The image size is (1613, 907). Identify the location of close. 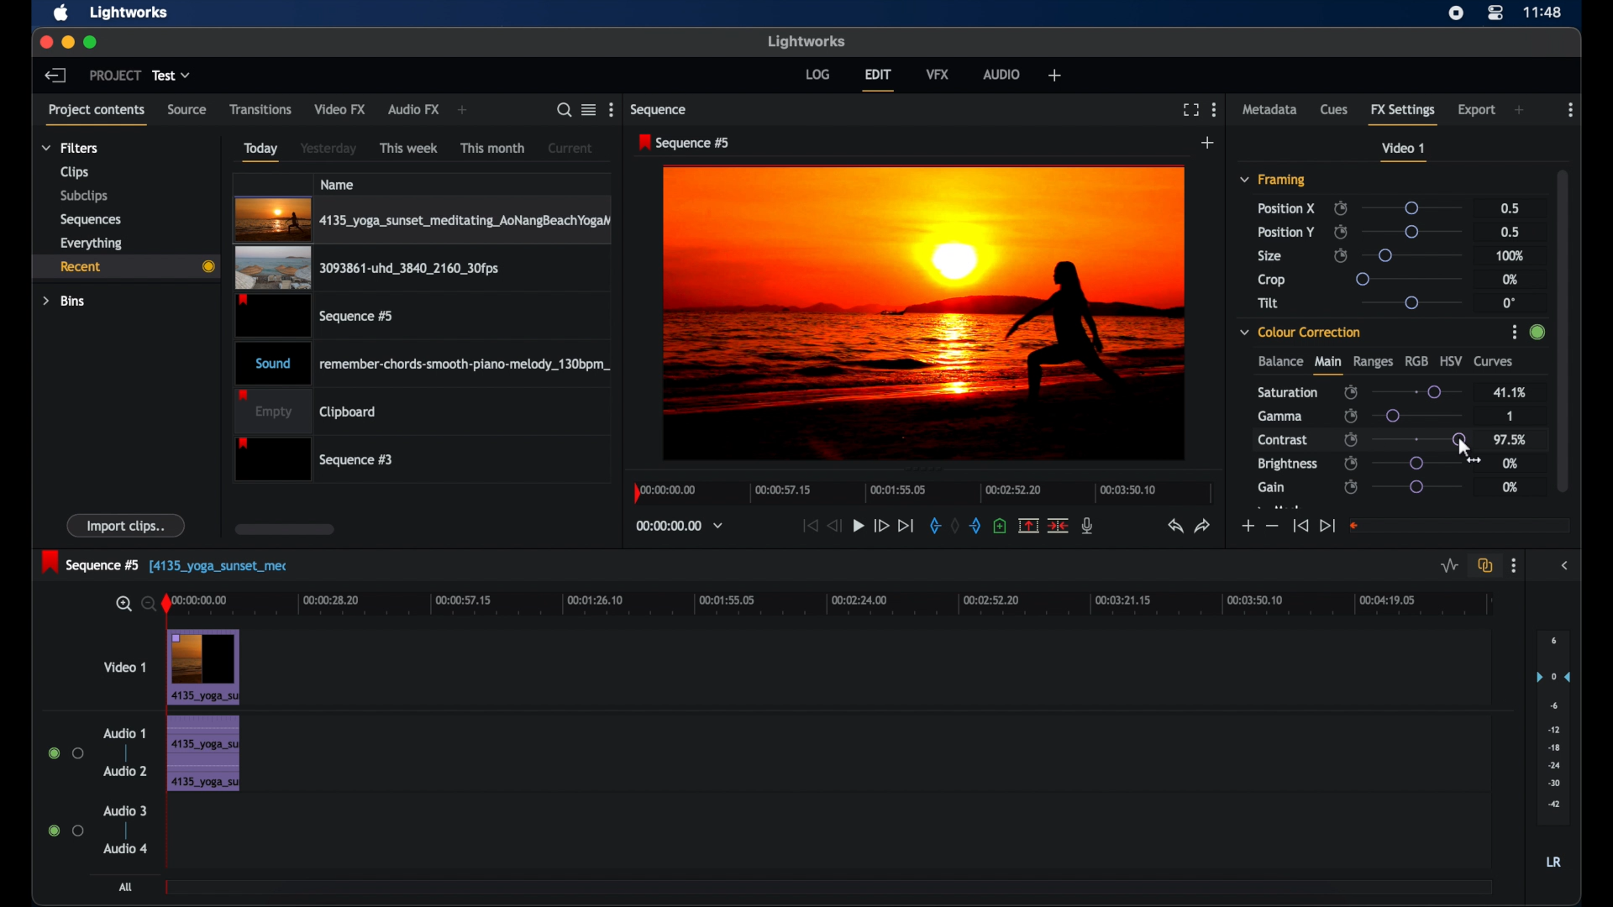
(42, 42).